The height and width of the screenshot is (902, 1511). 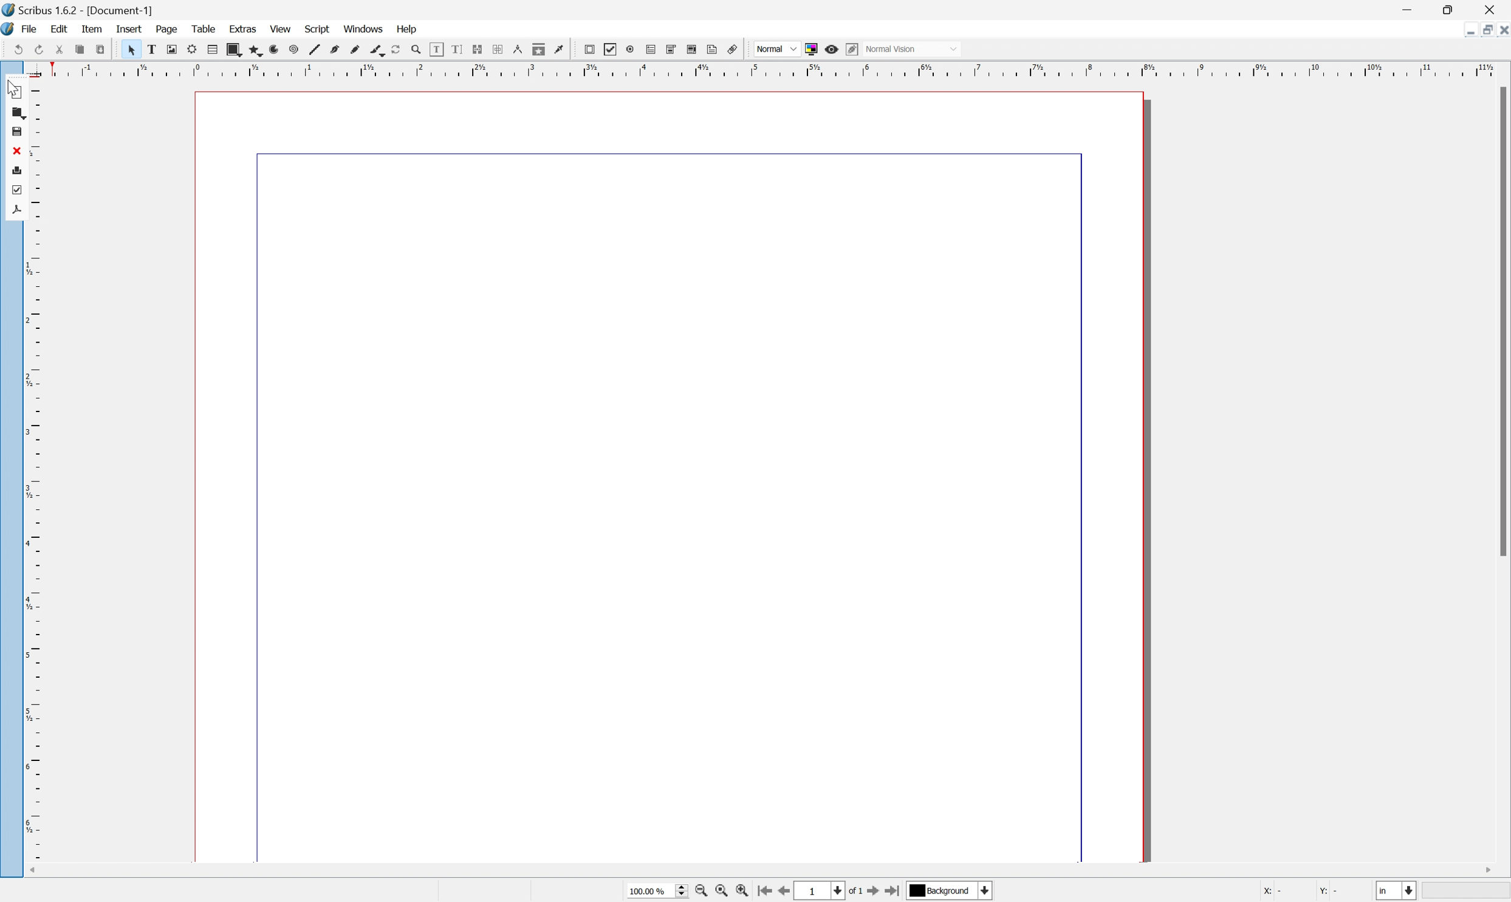 I want to click on minimize, so click(x=1470, y=30).